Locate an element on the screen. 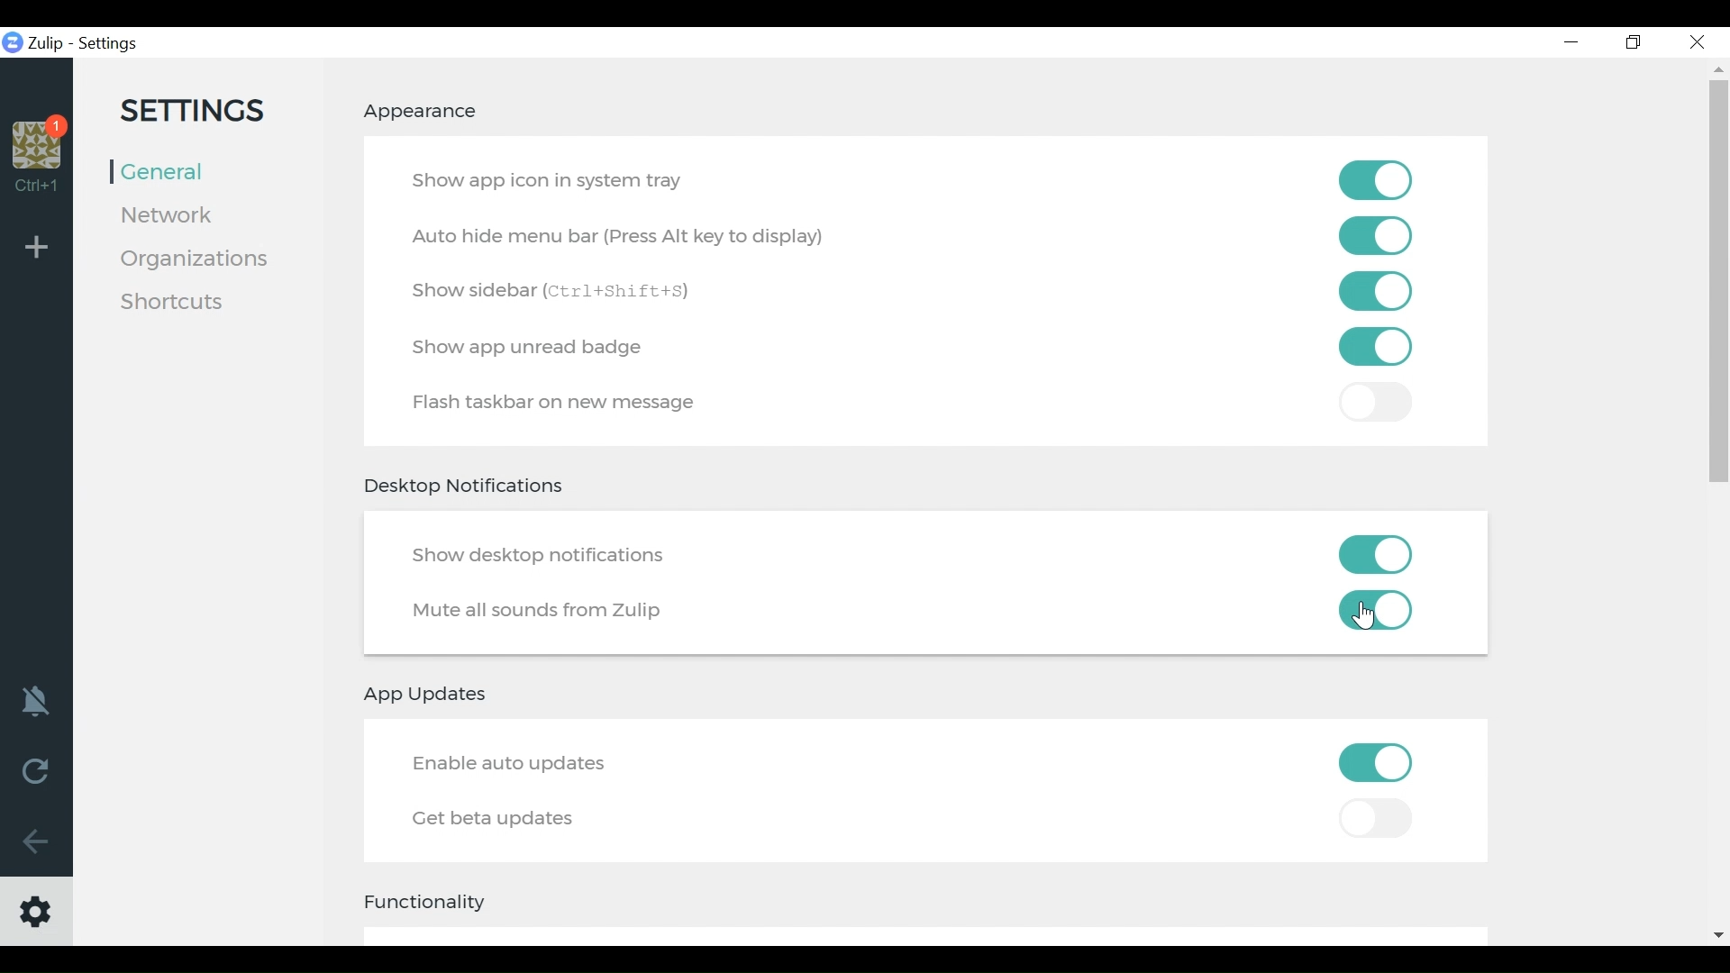 This screenshot has width=1730, height=973. Appearance is located at coordinates (423, 112).